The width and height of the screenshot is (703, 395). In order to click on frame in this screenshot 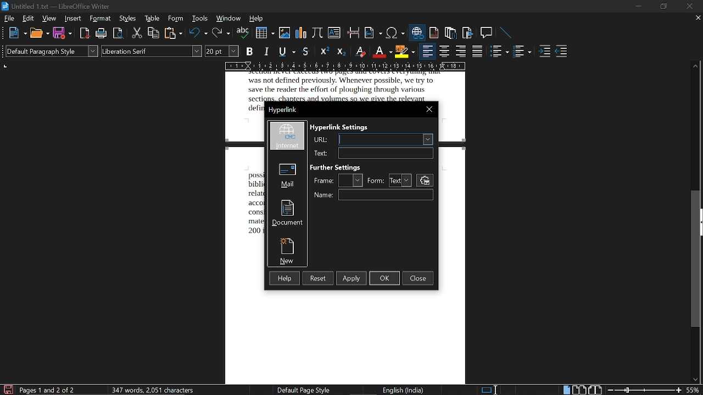, I will do `click(324, 182)`.